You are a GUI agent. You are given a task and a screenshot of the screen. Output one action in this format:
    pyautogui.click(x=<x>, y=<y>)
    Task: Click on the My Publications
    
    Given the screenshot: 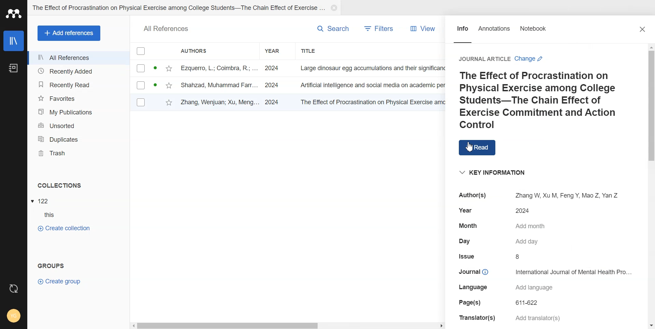 What is the action you would take?
    pyautogui.click(x=80, y=112)
    